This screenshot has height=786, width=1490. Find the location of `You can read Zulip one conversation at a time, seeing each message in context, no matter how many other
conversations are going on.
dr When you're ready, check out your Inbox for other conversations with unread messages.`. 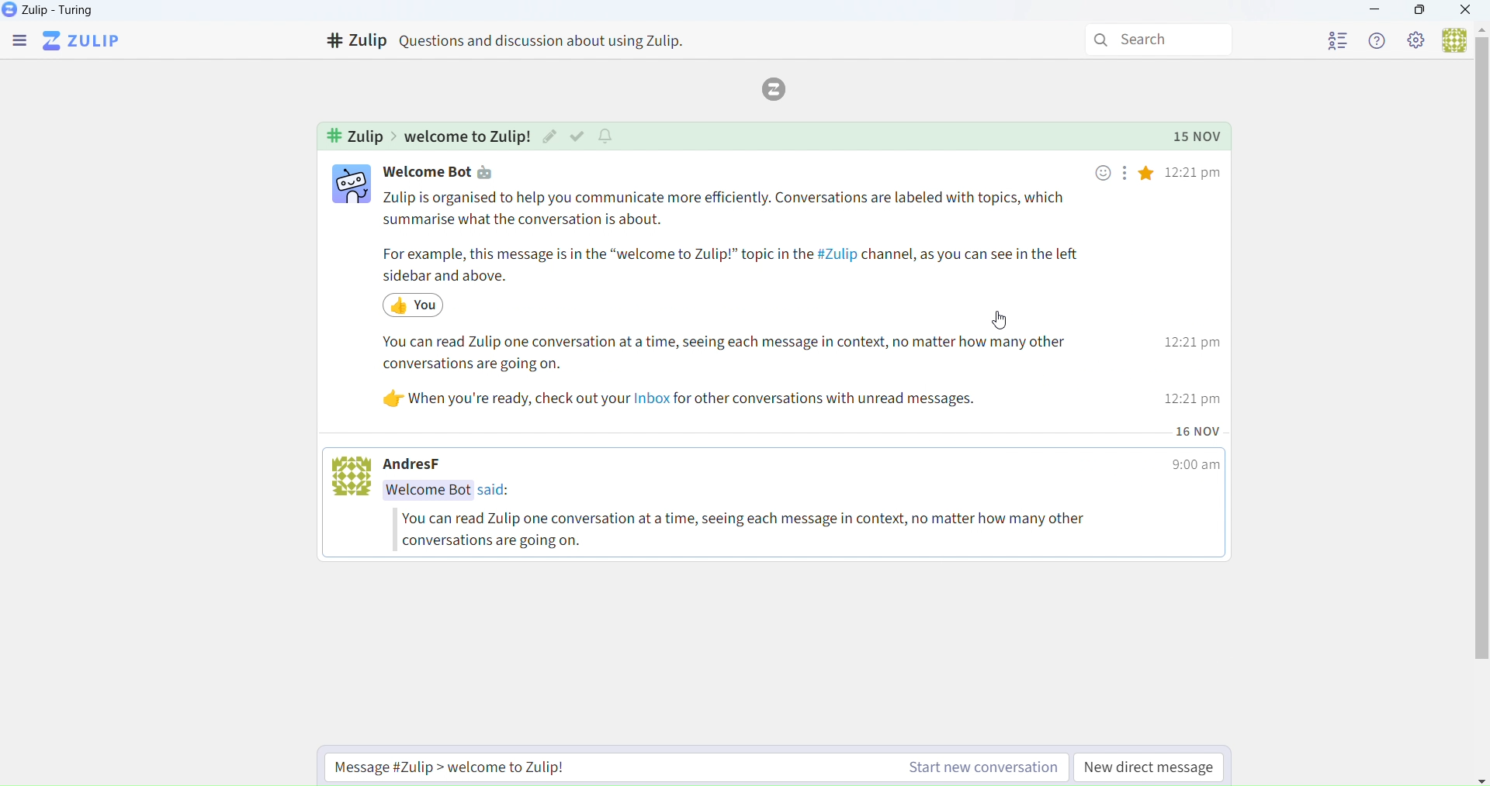

You can read Zulip one conversation at a time, seeing each message in context, no matter how many other
conversations are going on.
dr When you're ready, check out your Inbox for other conversations with unread messages. is located at coordinates (721, 376).